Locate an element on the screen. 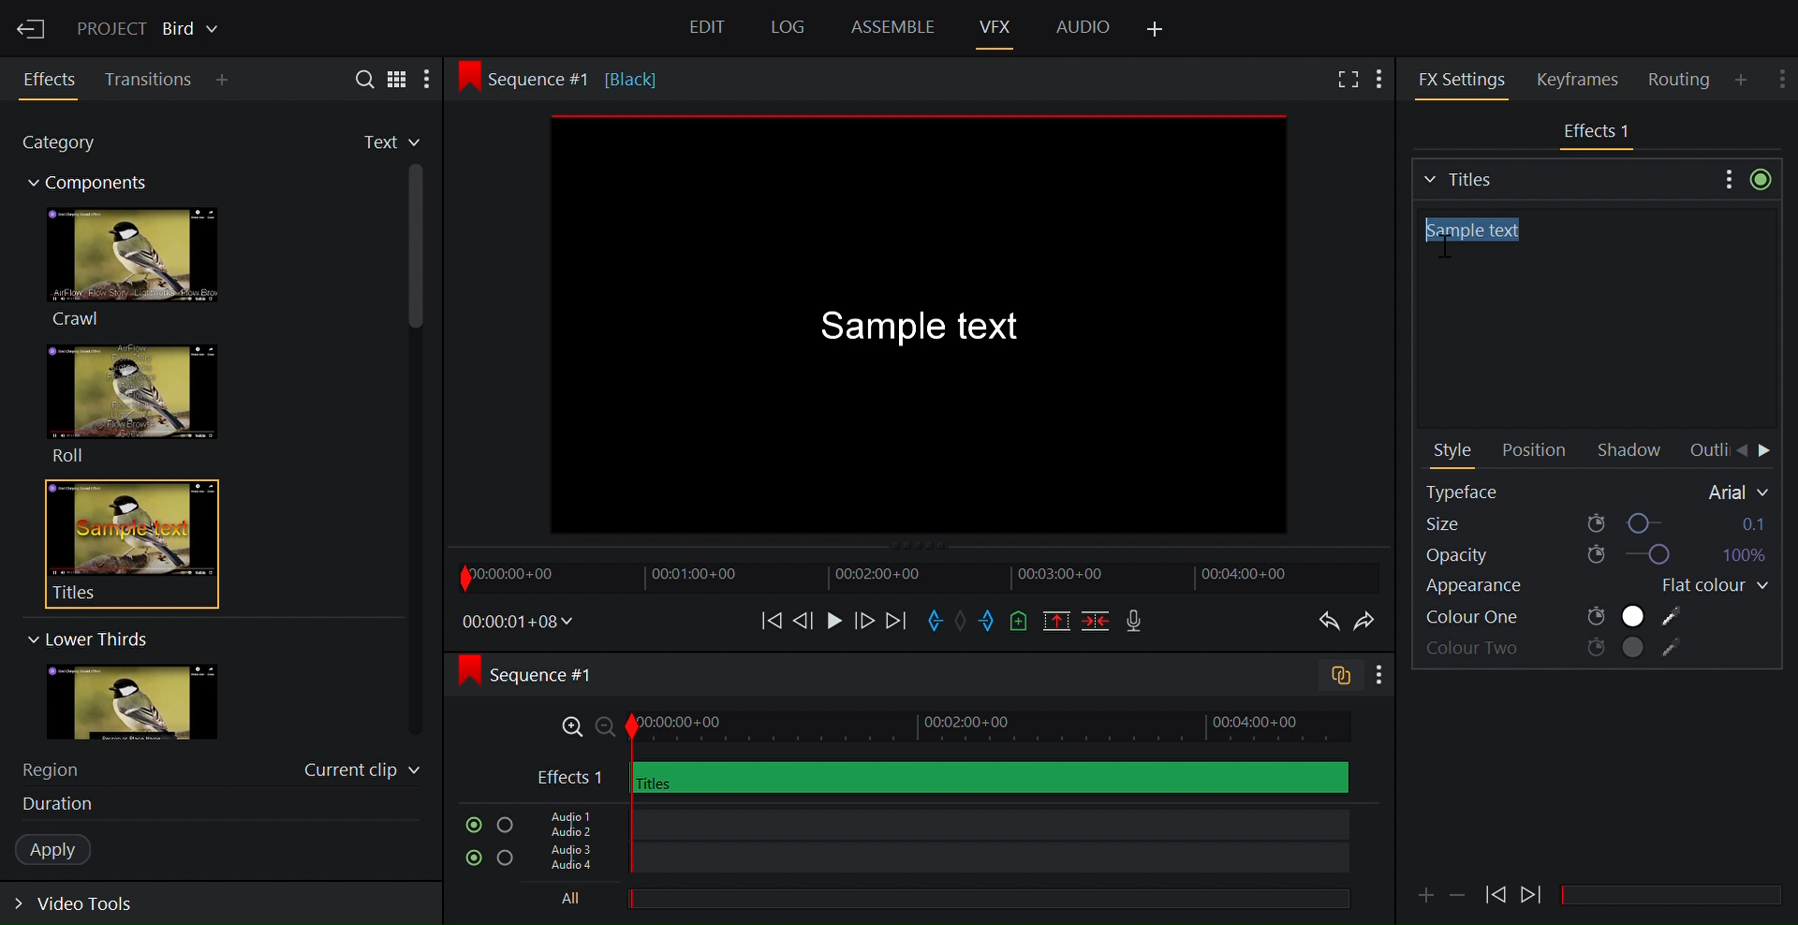 The width and height of the screenshot is (1798, 925). Mute/Unmute is located at coordinates (469, 825).